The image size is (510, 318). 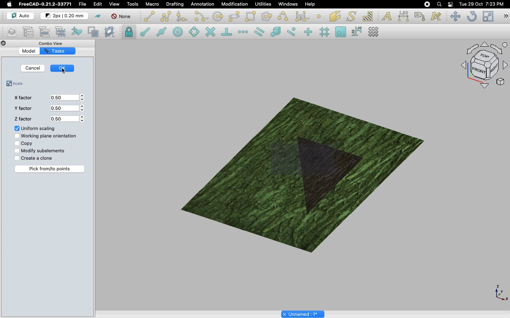 What do you see at coordinates (23, 143) in the screenshot?
I see `Copy` at bounding box center [23, 143].